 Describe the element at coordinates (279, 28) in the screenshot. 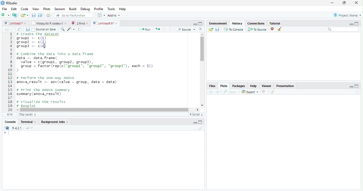

I see `Clear objects from the workspace` at that location.